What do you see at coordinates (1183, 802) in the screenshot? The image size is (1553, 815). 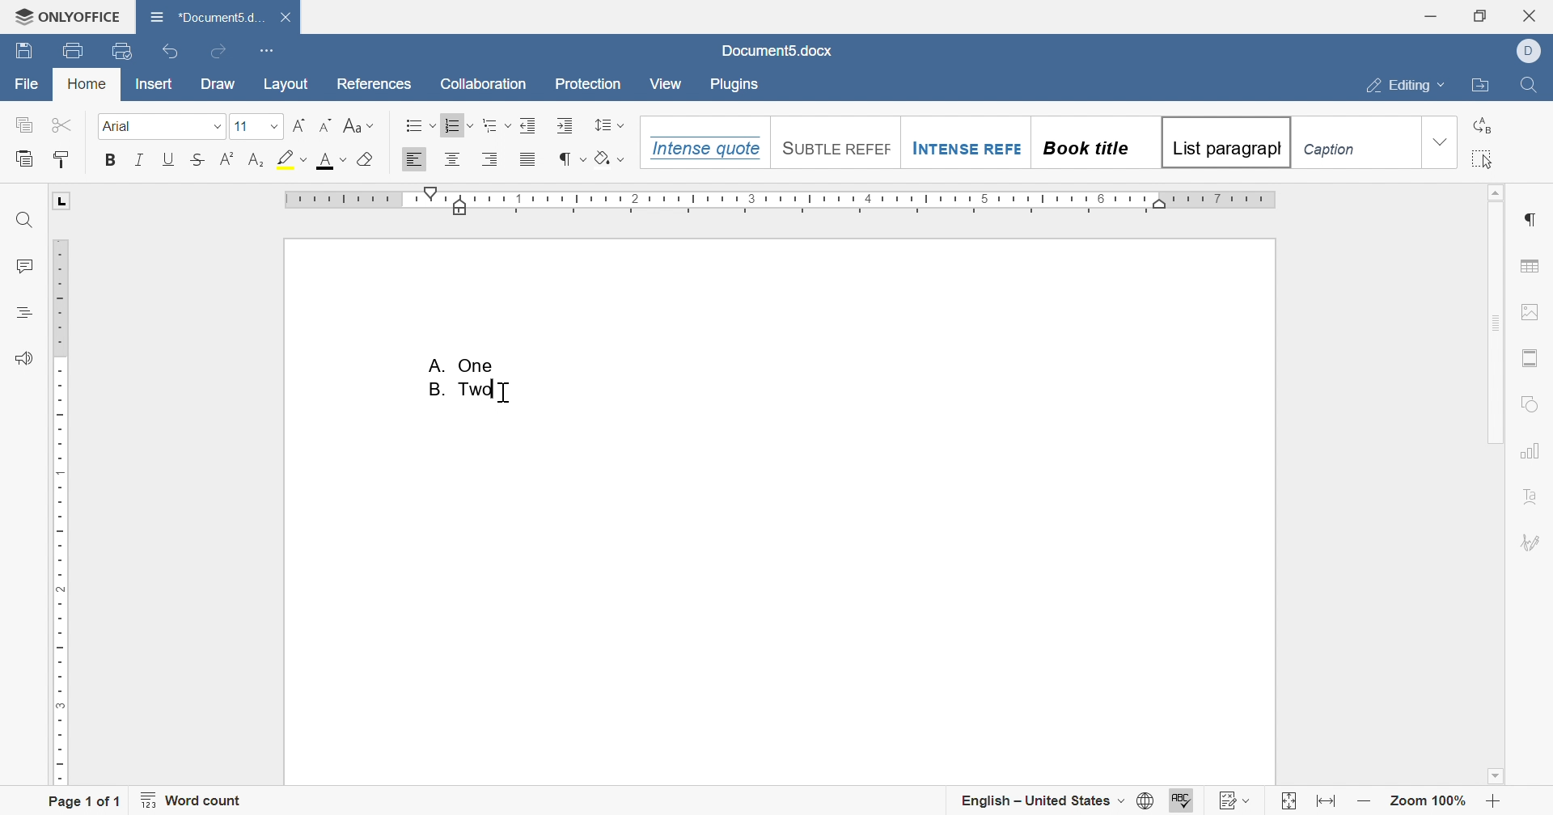 I see `spell checking` at bounding box center [1183, 802].